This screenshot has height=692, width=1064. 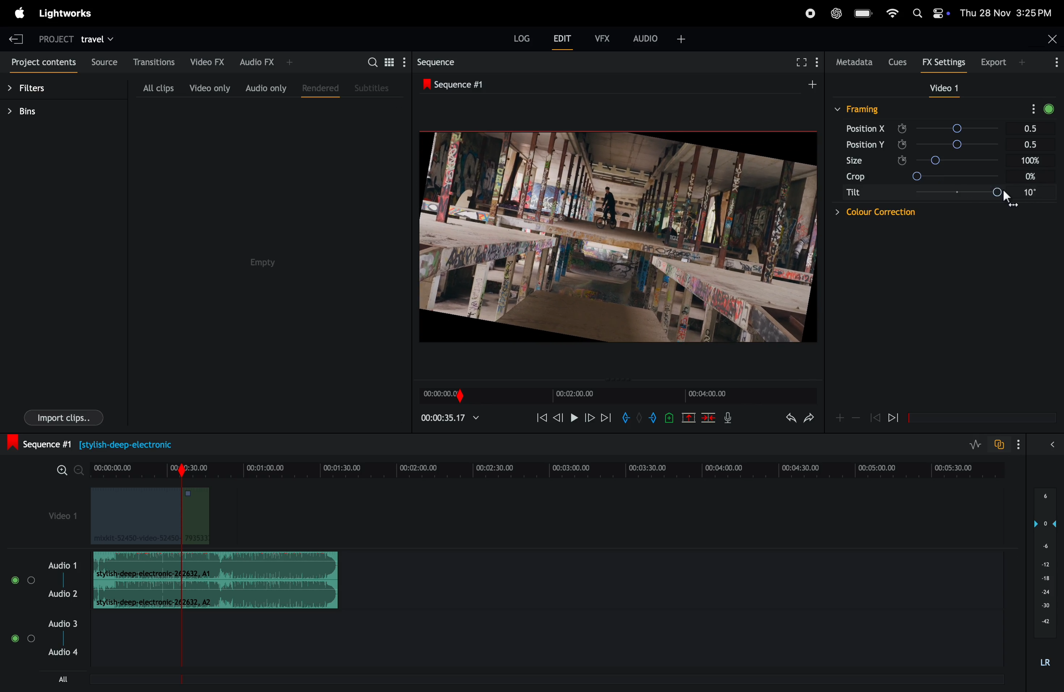 I want to click on toggle bypass, so click(x=1049, y=107).